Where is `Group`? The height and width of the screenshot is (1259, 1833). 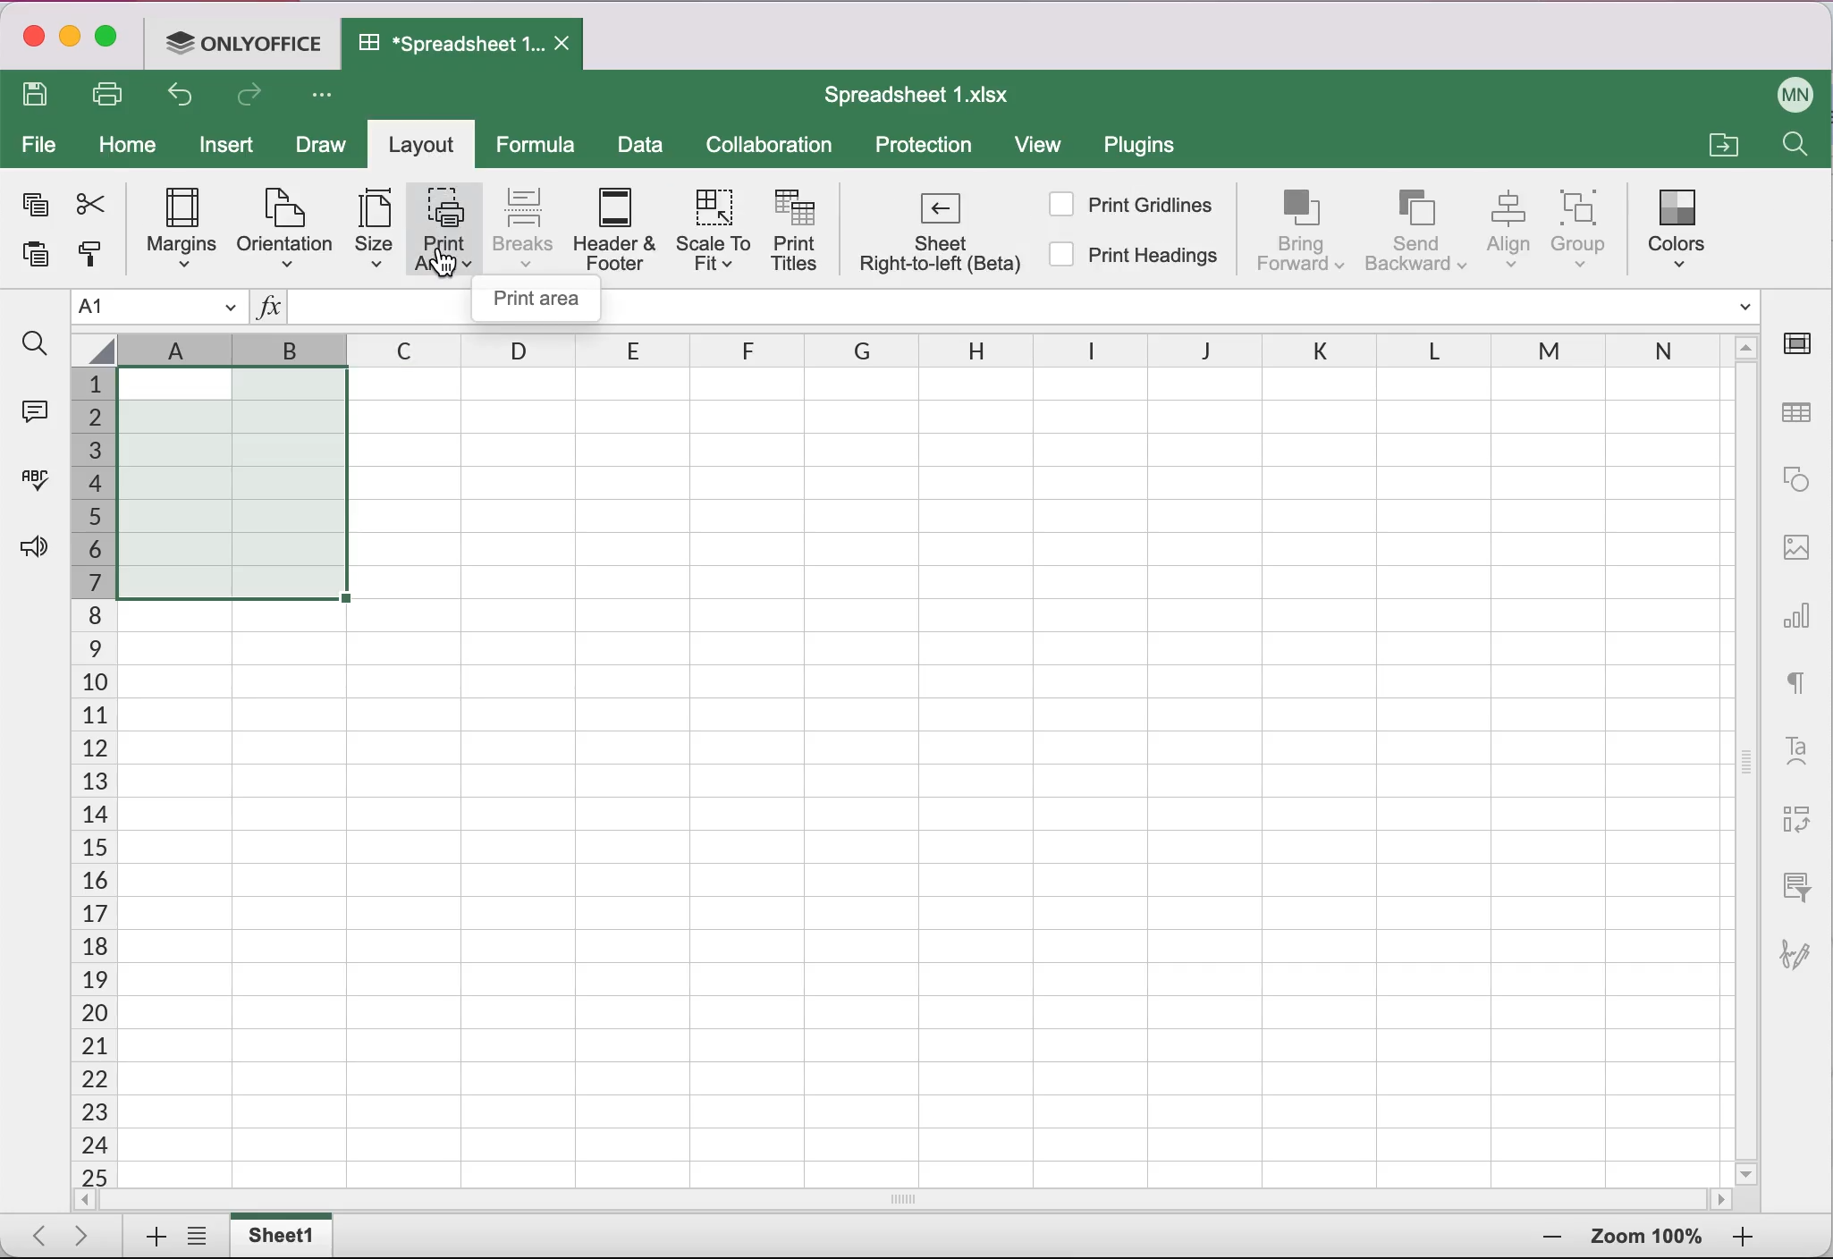 Group is located at coordinates (1589, 229).